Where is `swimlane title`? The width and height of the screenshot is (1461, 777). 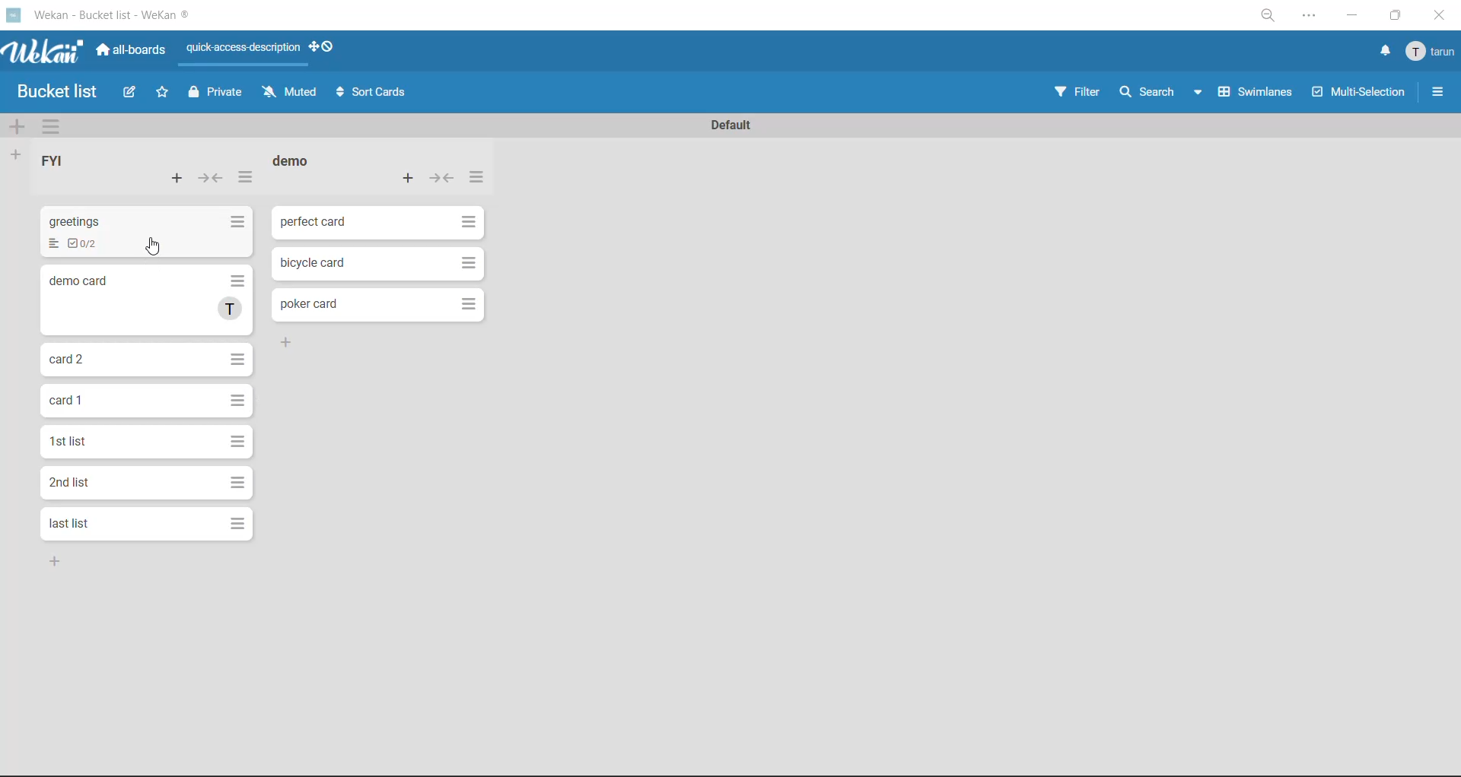
swimlane title is located at coordinates (733, 126).